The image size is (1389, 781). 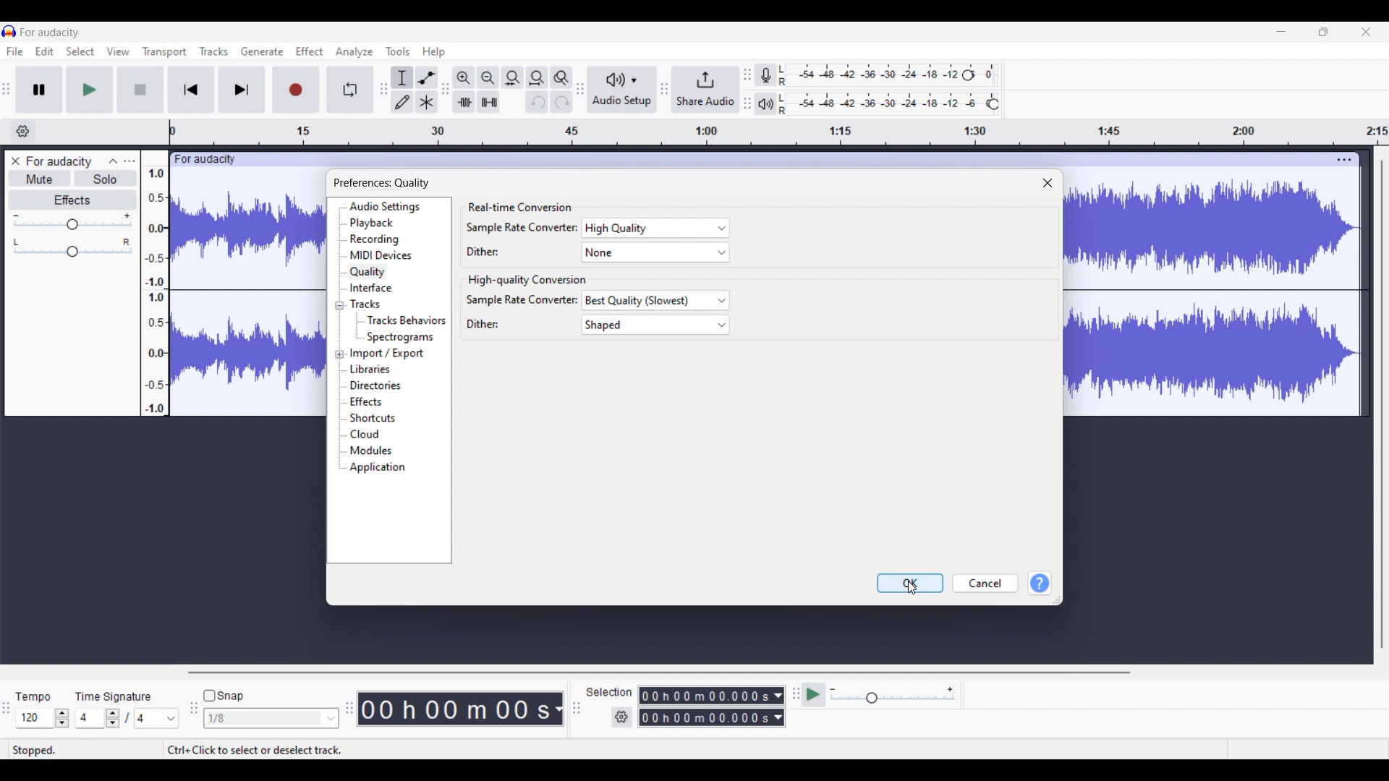 I want to click on Transport menu, so click(x=165, y=52).